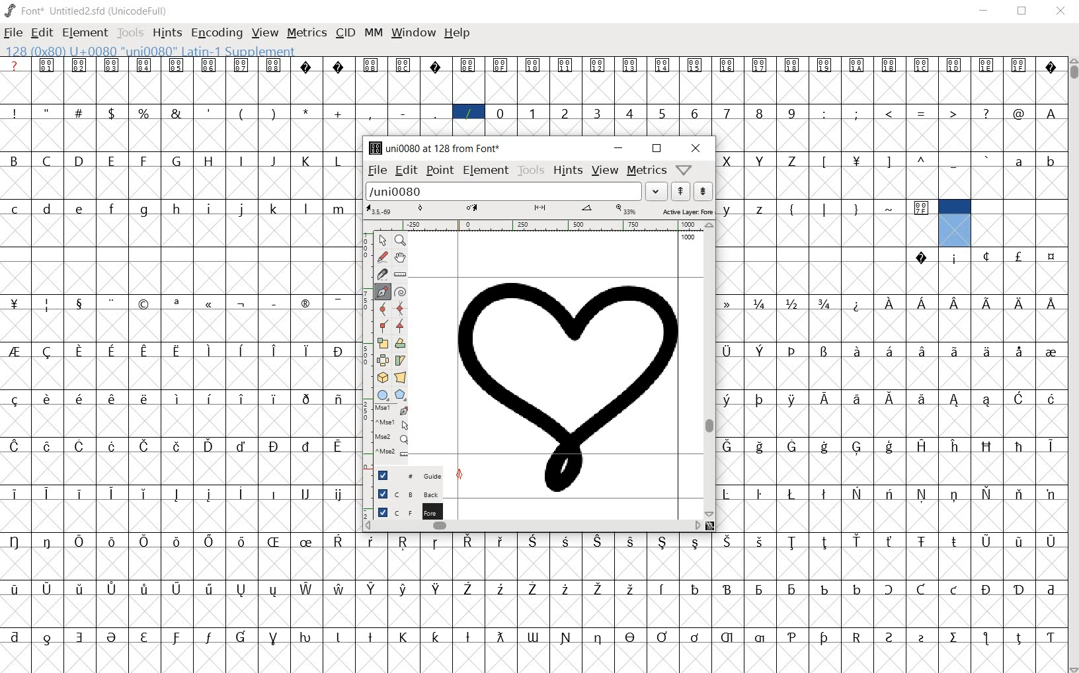  What do you see at coordinates (79, 446) in the screenshot?
I see `glyph` at bounding box center [79, 446].